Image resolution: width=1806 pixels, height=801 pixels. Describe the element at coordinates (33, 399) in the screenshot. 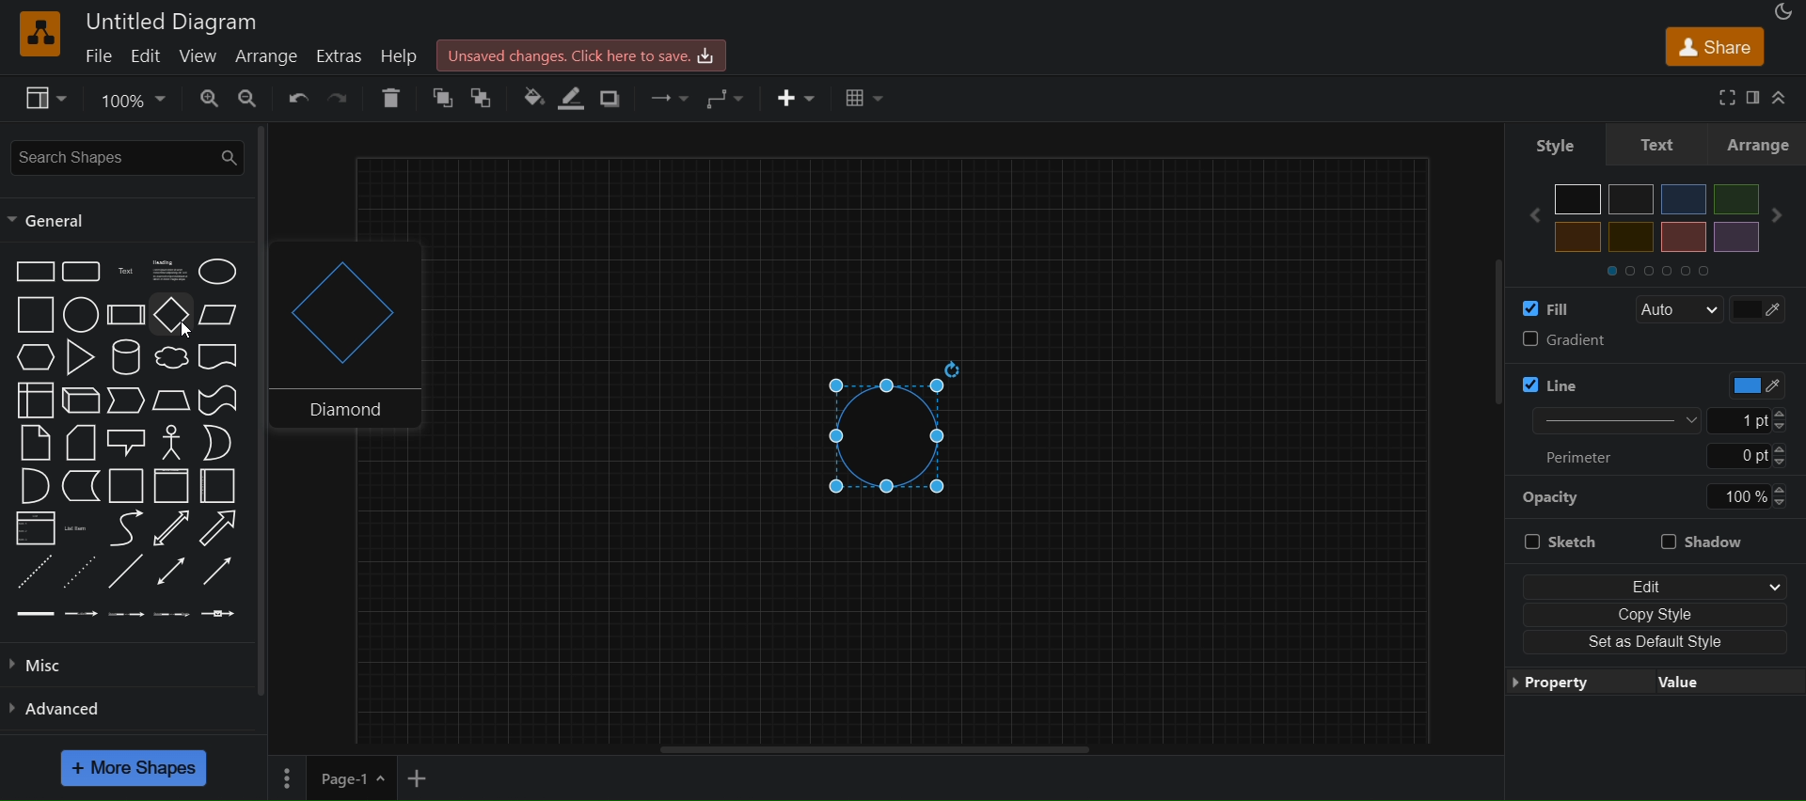

I see `internal storage` at that location.